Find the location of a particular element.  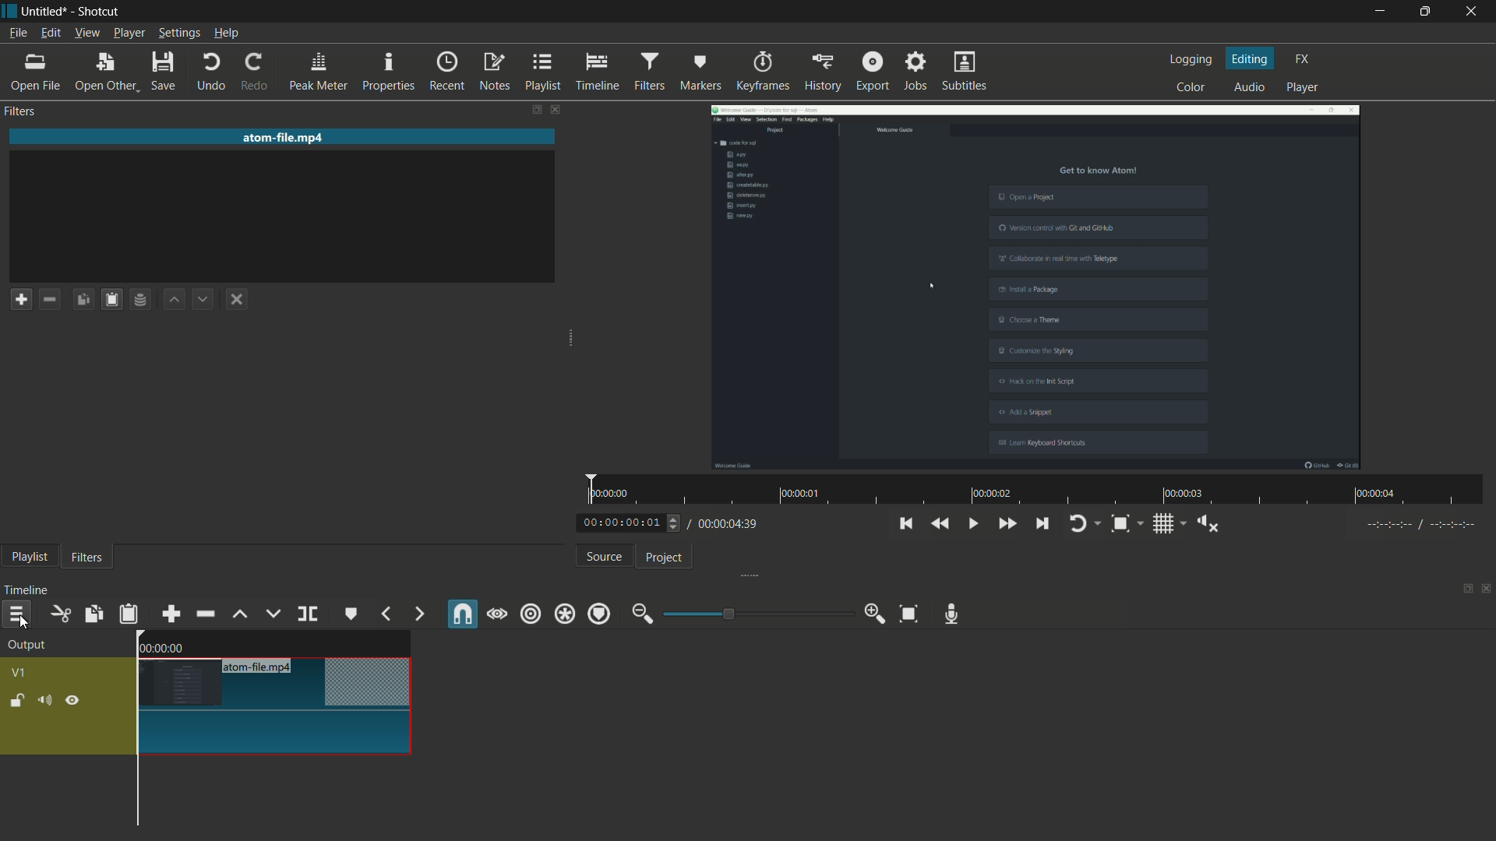

paste is located at coordinates (129, 614).